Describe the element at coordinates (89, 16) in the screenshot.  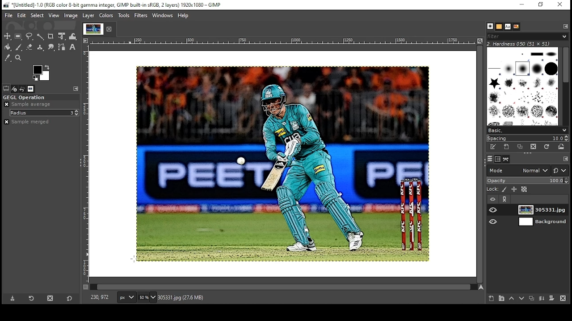
I see `layer` at that location.